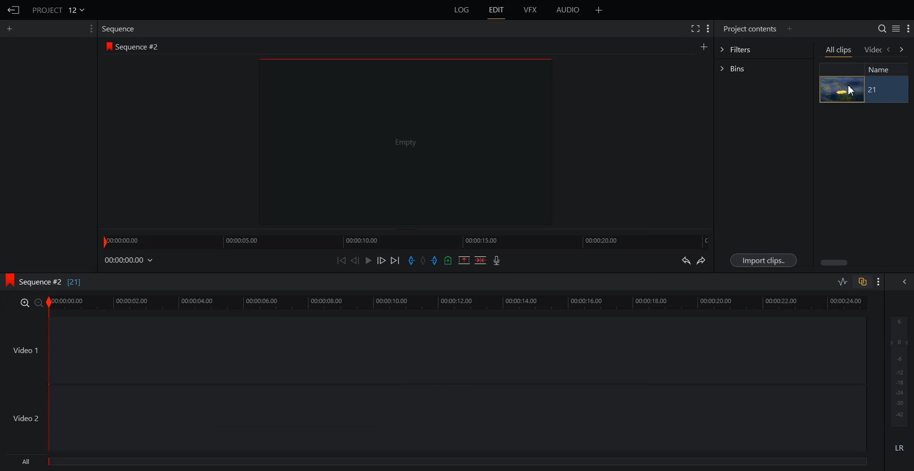  What do you see at coordinates (903, 50) in the screenshot?
I see `forward` at bounding box center [903, 50].